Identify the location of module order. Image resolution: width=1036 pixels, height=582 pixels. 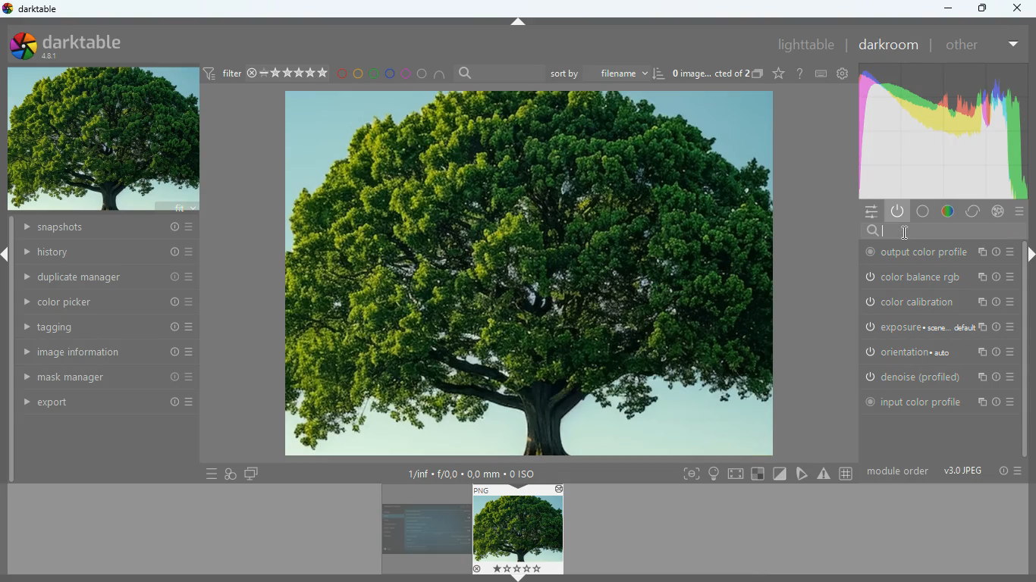
(898, 472).